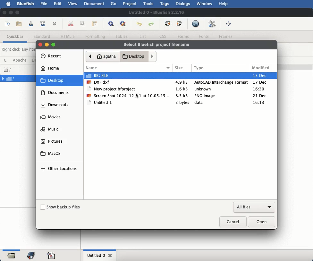  What do you see at coordinates (142, 37) in the screenshot?
I see `list` at bounding box center [142, 37].